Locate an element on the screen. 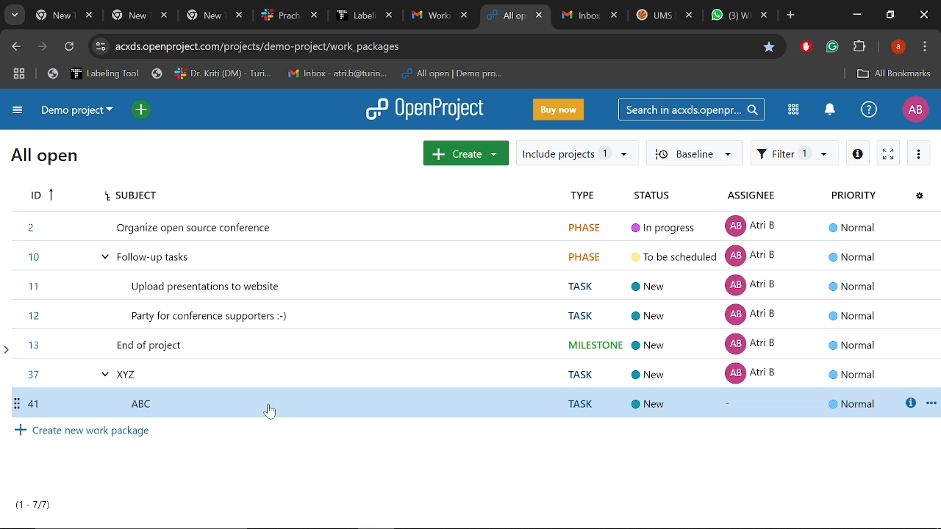 The image size is (941, 529). Profile is located at coordinates (900, 46).